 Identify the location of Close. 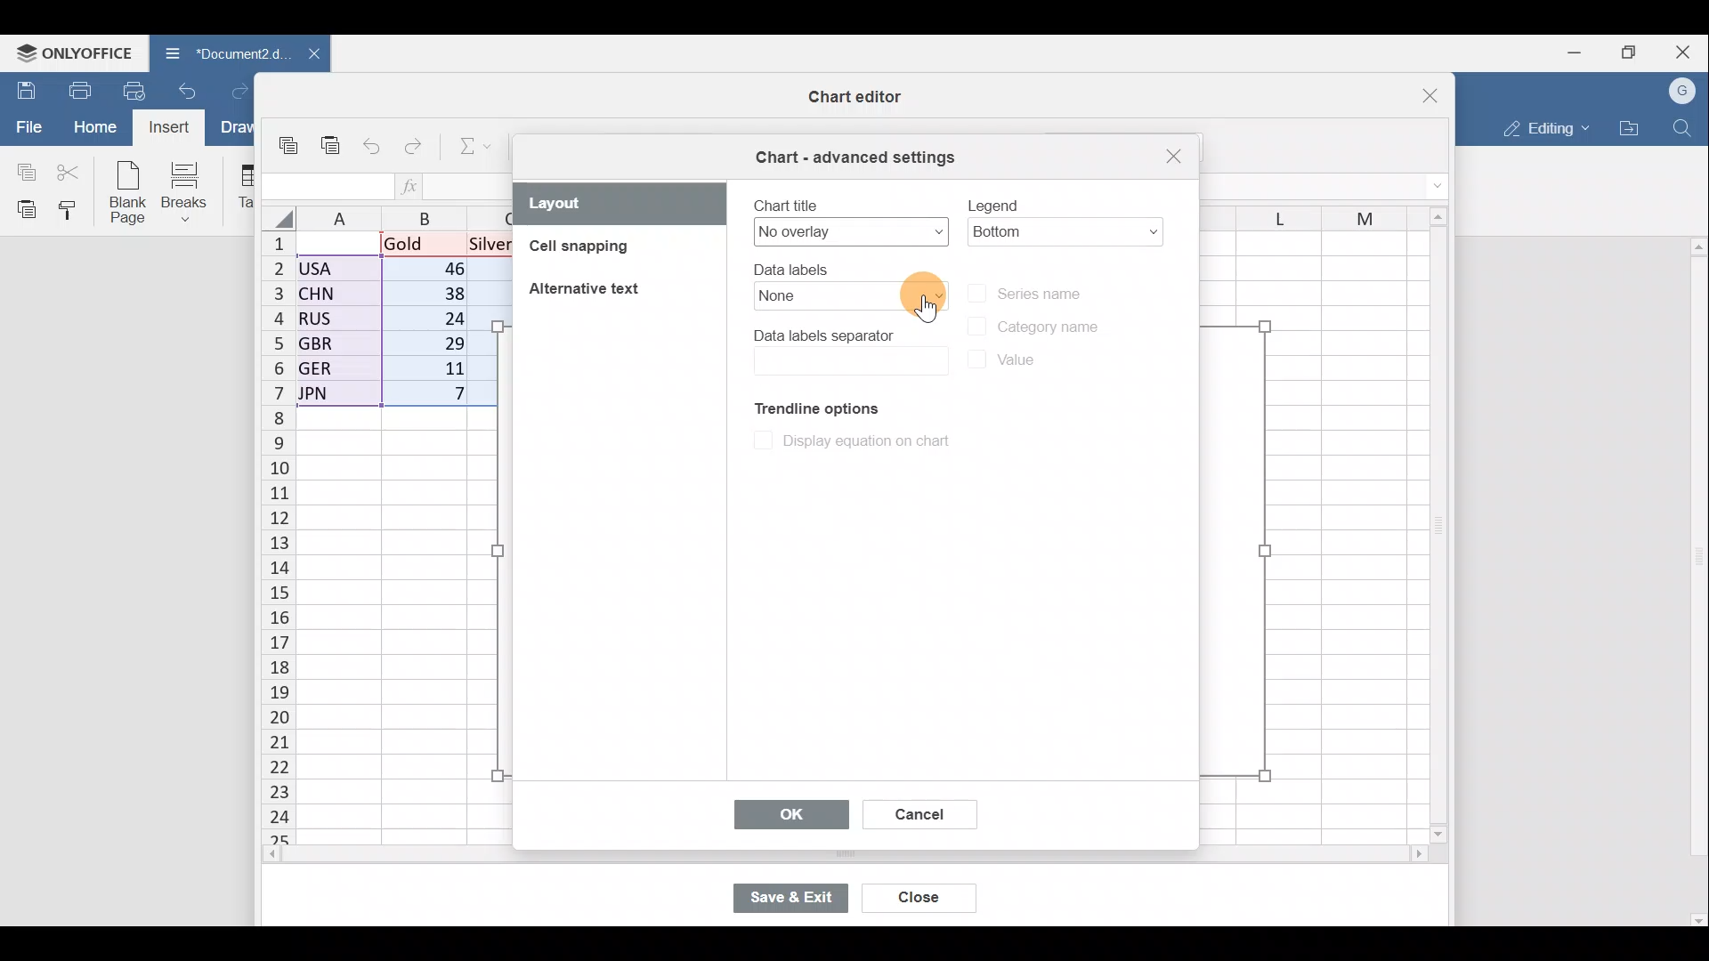
(1171, 157).